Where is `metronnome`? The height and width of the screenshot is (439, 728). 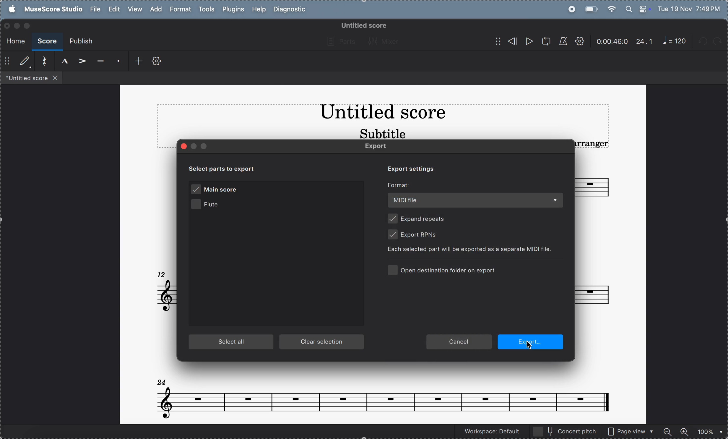
metronnome is located at coordinates (562, 41).